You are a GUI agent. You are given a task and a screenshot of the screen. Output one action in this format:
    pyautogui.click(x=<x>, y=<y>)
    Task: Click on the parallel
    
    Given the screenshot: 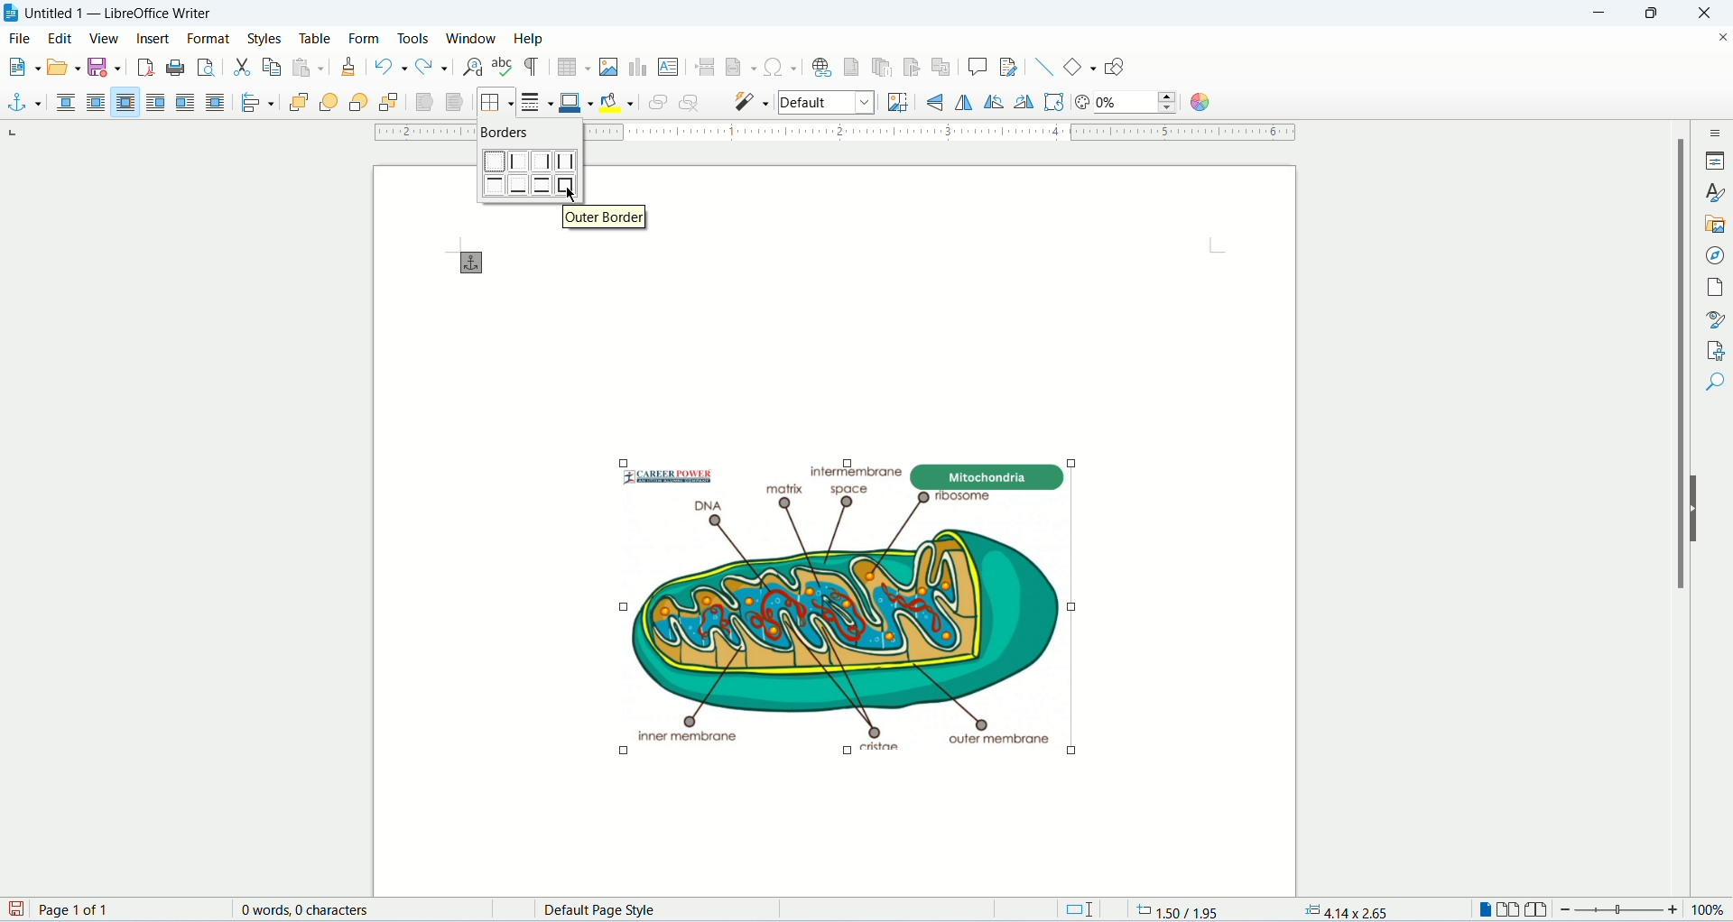 What is the action you would take?
    pyautogui.click(x=99, y=103)
    